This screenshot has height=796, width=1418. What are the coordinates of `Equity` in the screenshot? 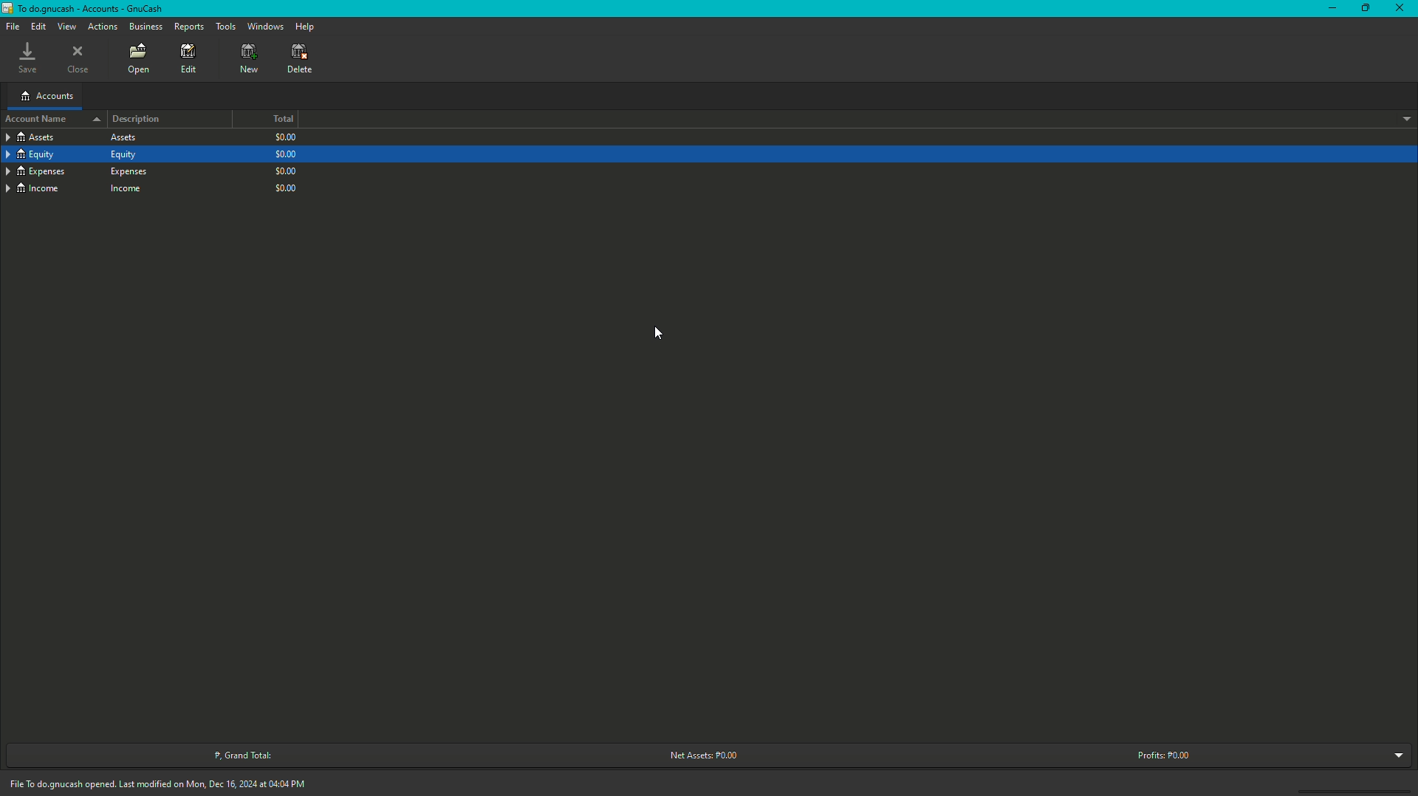 It's located at (72, 154).